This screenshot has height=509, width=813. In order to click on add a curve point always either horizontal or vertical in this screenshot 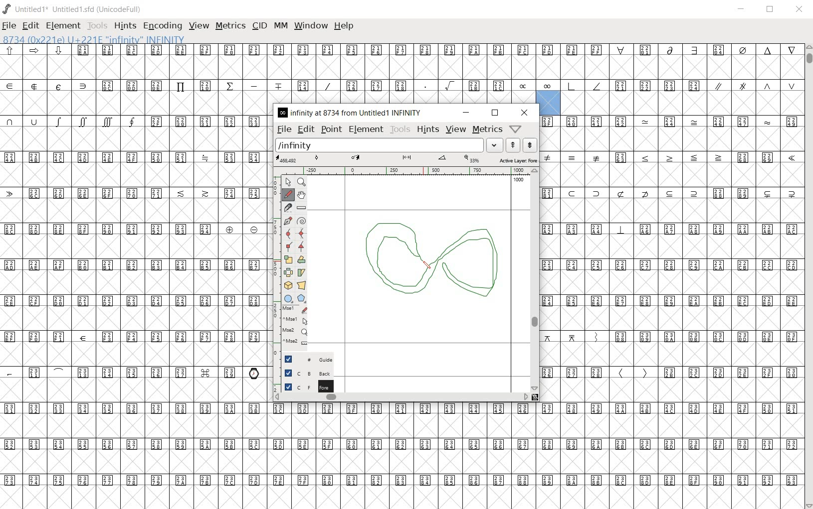, I will do `click(300, 233)`.